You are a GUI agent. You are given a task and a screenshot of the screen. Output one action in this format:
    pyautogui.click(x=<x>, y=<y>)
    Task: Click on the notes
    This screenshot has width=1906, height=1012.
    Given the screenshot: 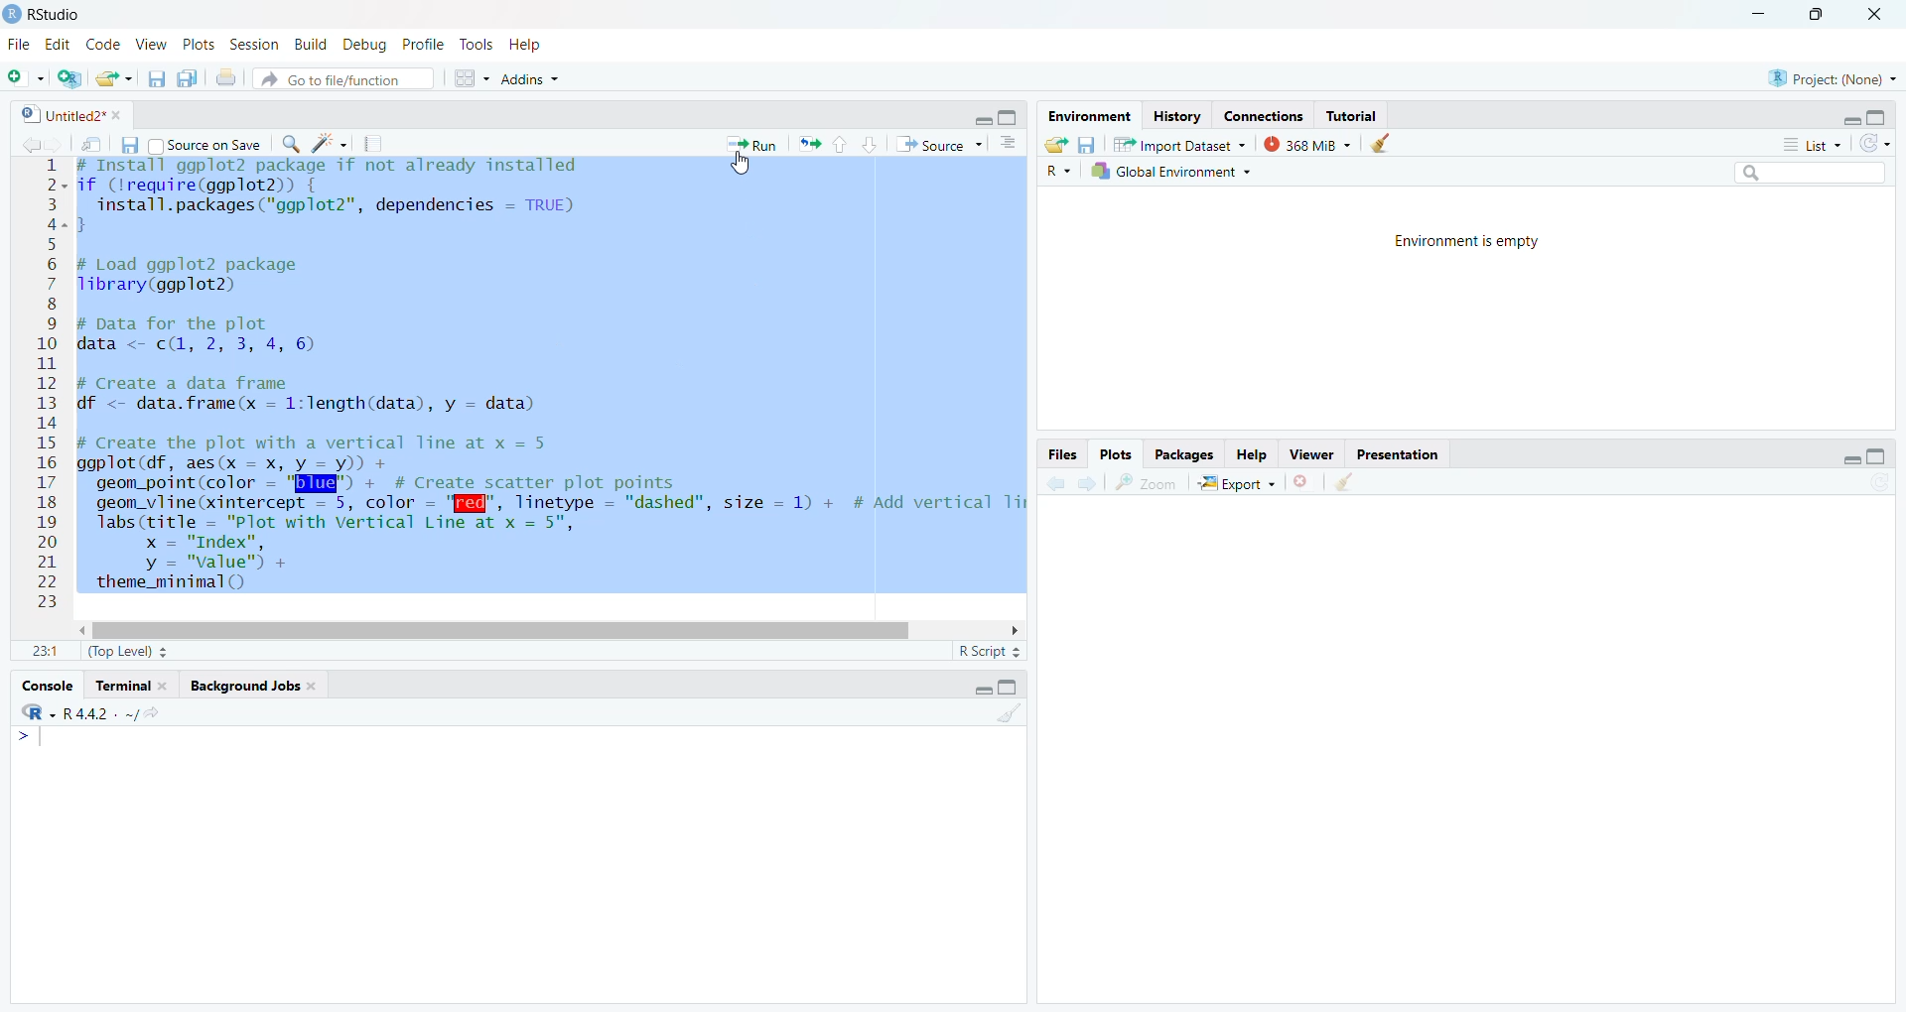 What is the action you would take?
    pyautogui.click(x=379, y=145)
    